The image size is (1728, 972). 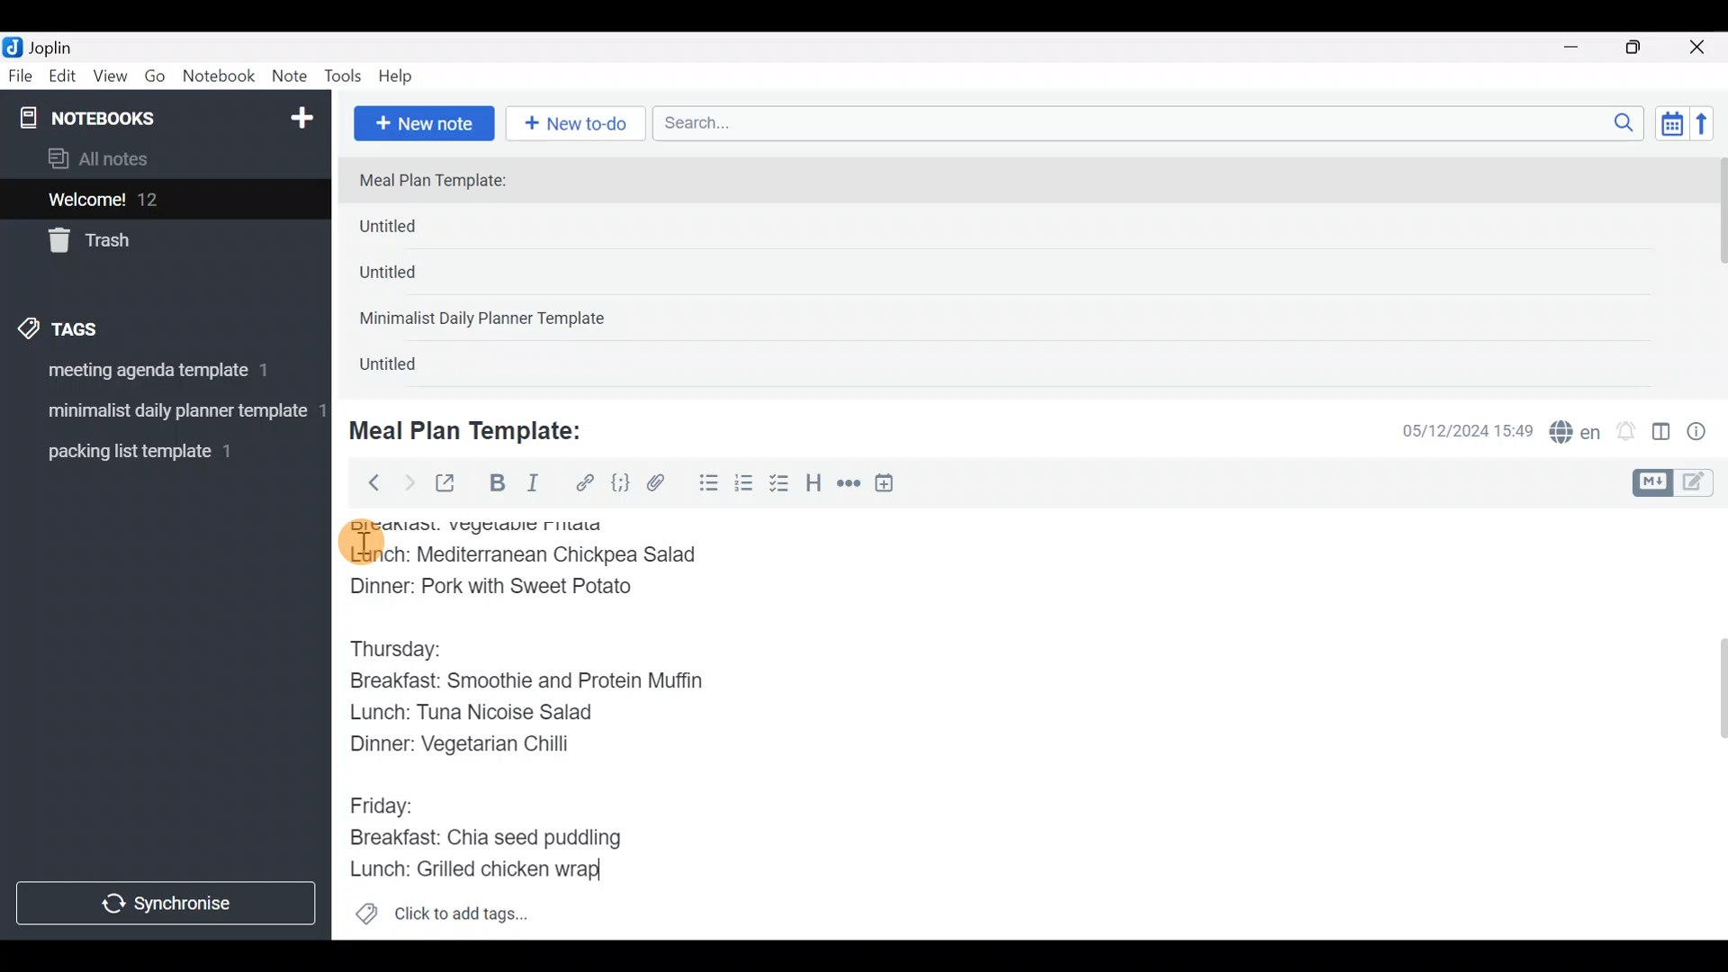 What do you see at coordinates (1678, 481) in the screenshot?
I see `Toggle editors` at bounding box center [1678, 481].